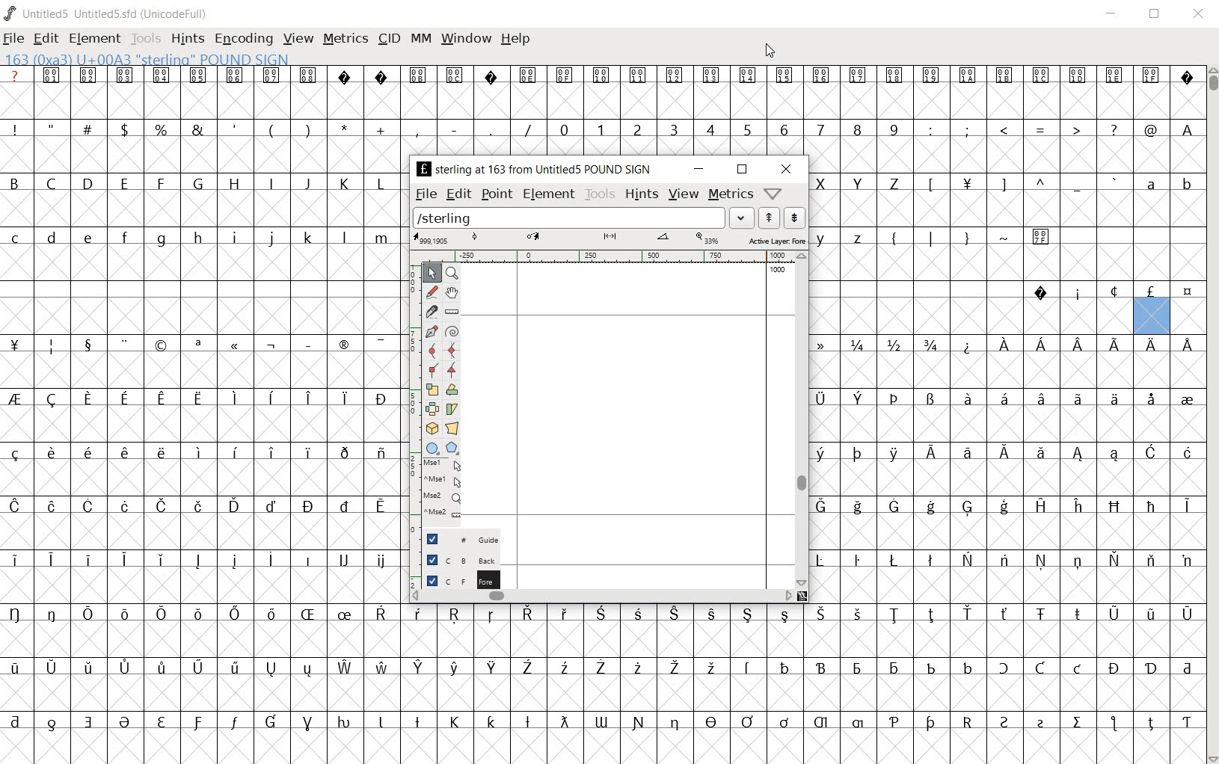 The image size is (1219, 764). Describe the element at coordinates (1078, 455) in the screenshot. I see `Symbol` at that location.